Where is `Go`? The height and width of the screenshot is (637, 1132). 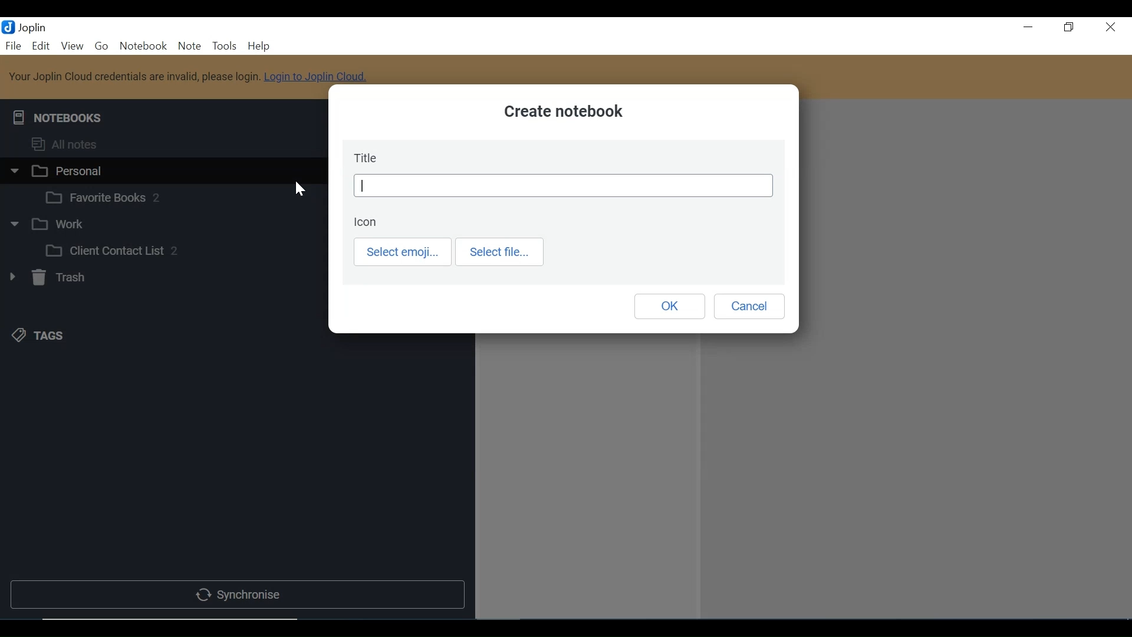
Go is located at coordinates (103, 47).